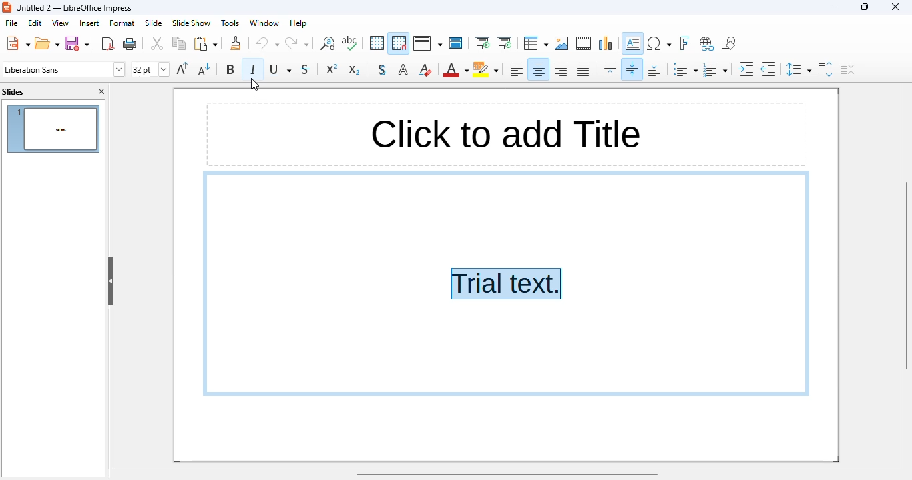  Describe the element at coordinates (715, 69) in the screenshot. I see `toggle ordered list` at that location.